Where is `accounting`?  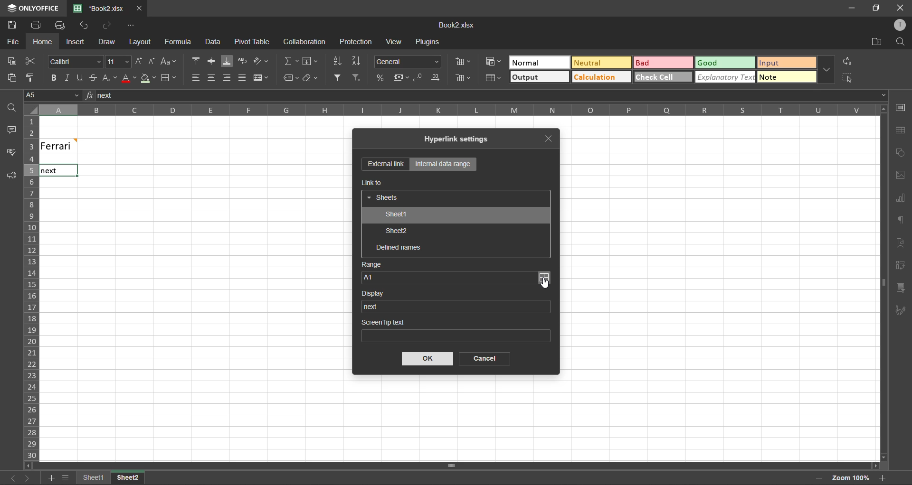
accounting is located at coordinates (402, 78).